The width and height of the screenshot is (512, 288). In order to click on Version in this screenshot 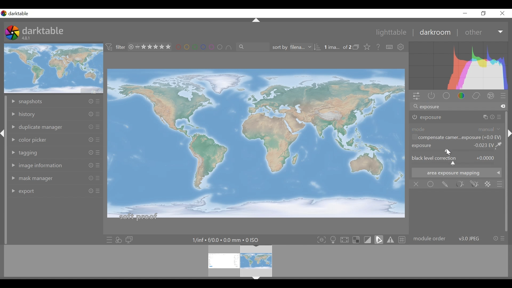, I will do `click(27, 38)`.